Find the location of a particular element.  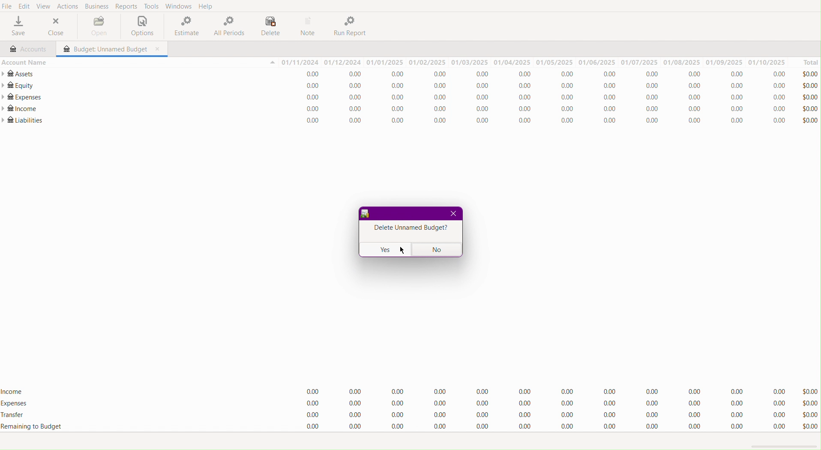

Note is located at coordinates (310, 26).